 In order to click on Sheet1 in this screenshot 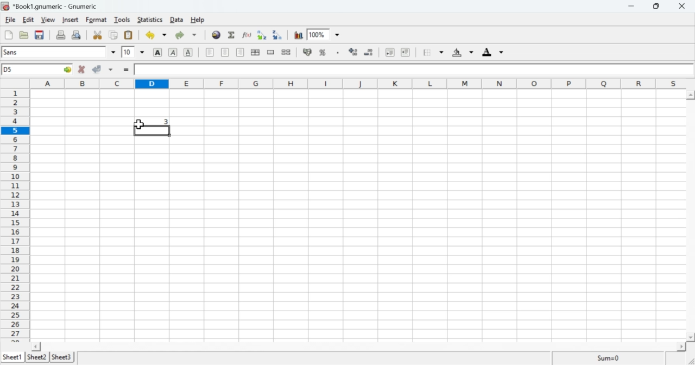, I will do `click(12, 357)`.